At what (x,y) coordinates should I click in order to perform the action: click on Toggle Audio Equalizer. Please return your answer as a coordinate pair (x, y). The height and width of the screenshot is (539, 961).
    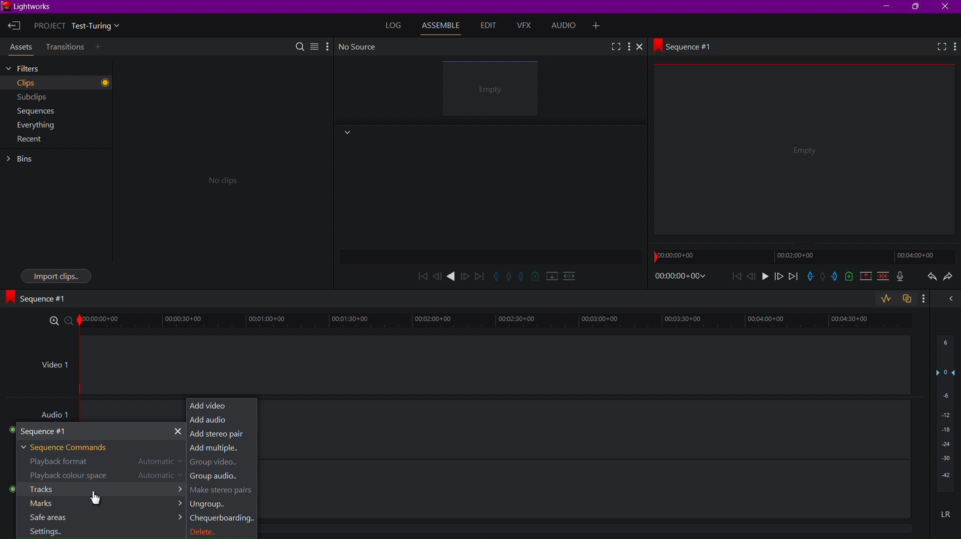
    Looking at the image, I should click on (885, 299).